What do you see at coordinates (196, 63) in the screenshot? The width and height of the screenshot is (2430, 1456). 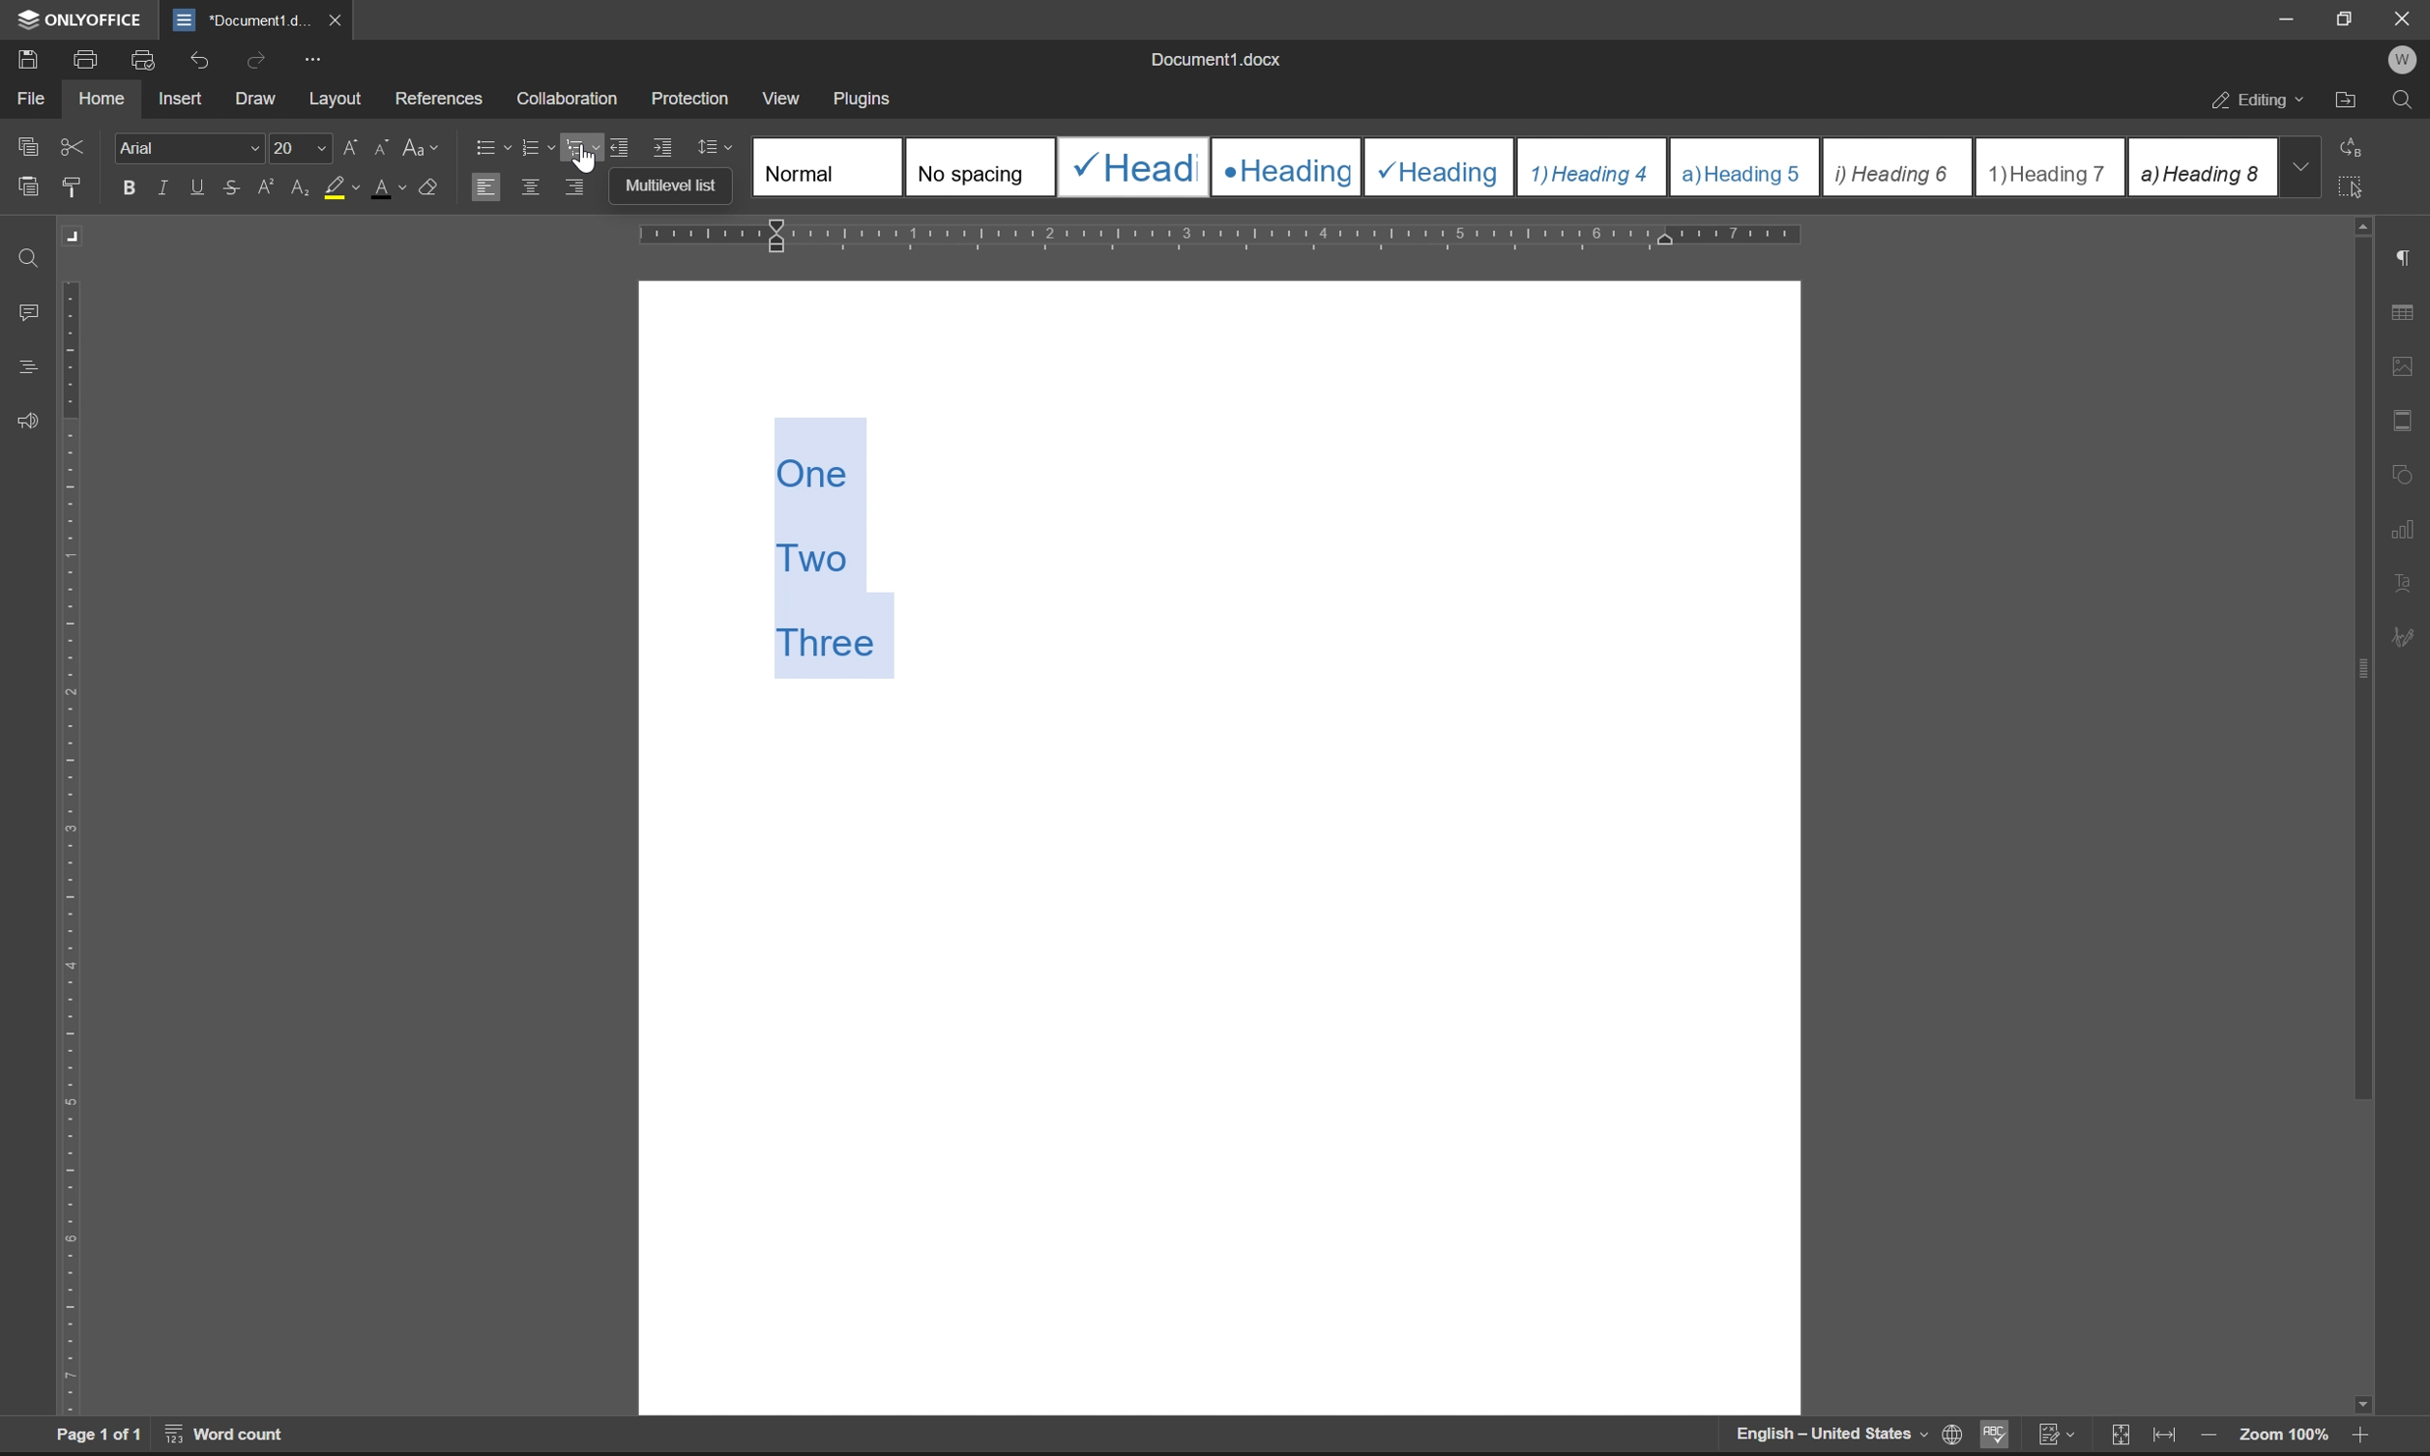 I see `undo` at bounding box center [196, 63].